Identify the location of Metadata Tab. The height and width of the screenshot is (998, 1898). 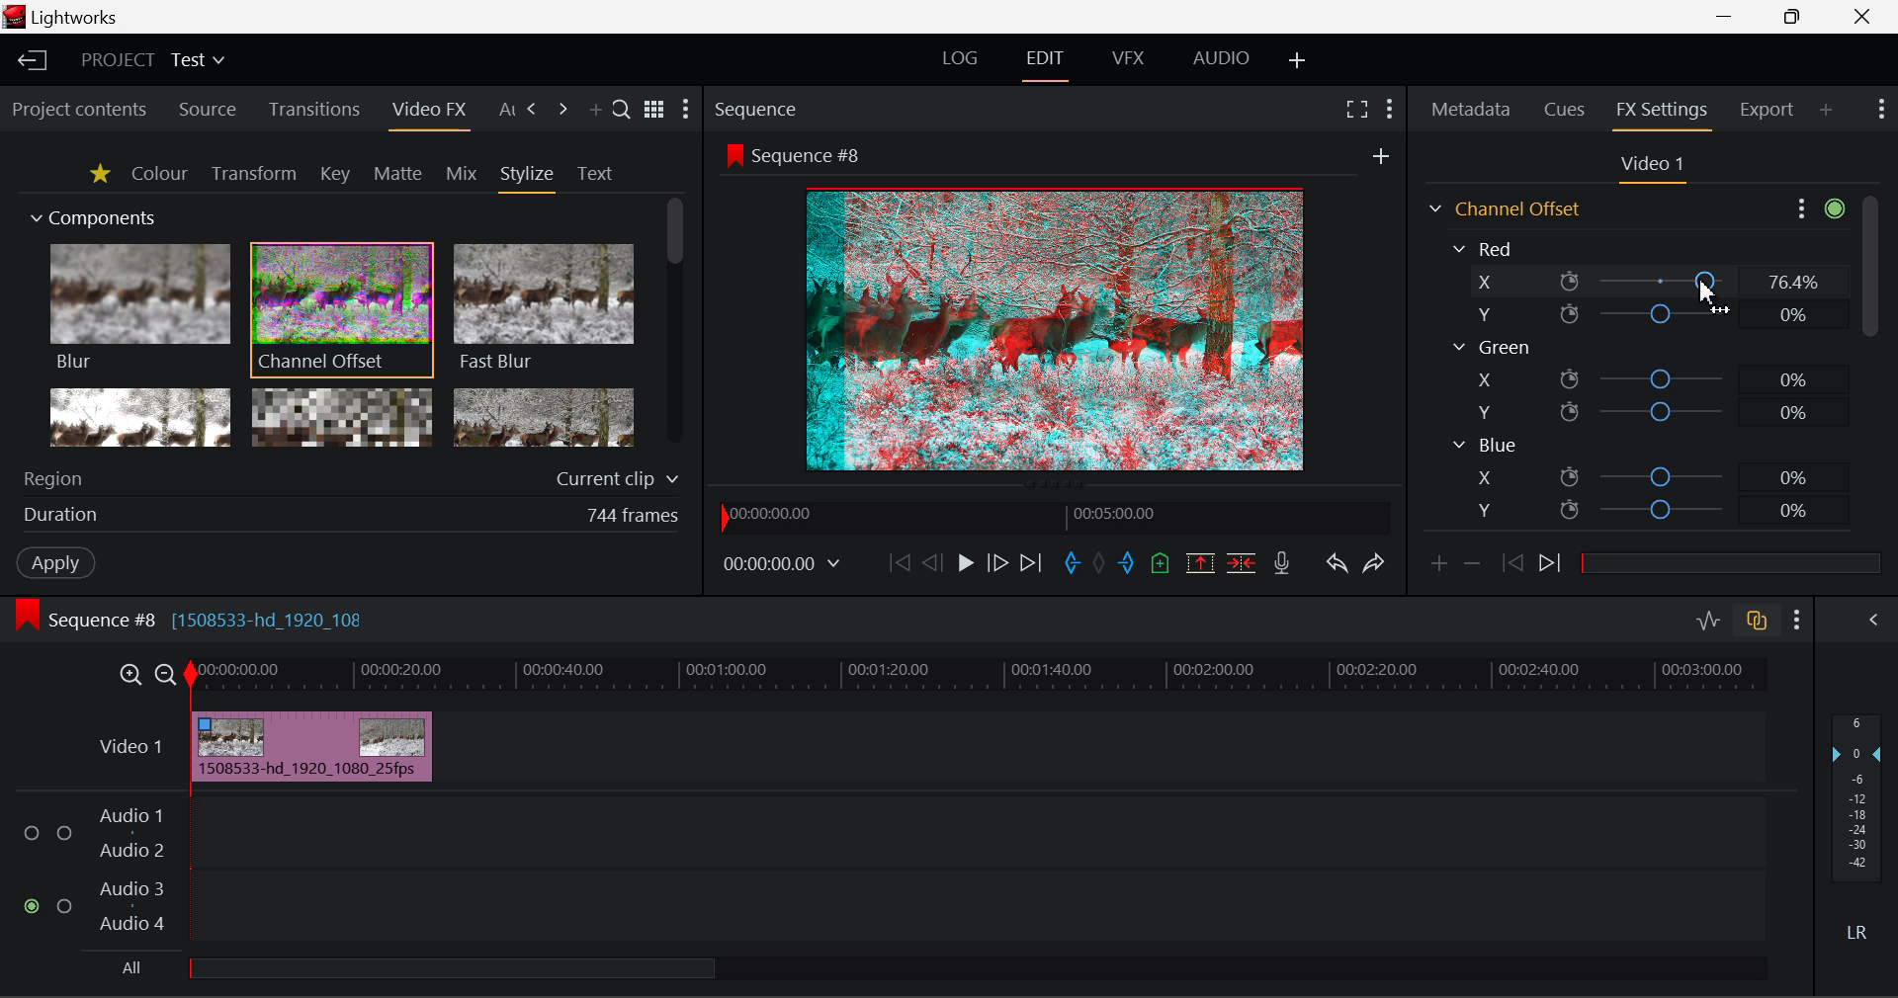
(1469, 110).